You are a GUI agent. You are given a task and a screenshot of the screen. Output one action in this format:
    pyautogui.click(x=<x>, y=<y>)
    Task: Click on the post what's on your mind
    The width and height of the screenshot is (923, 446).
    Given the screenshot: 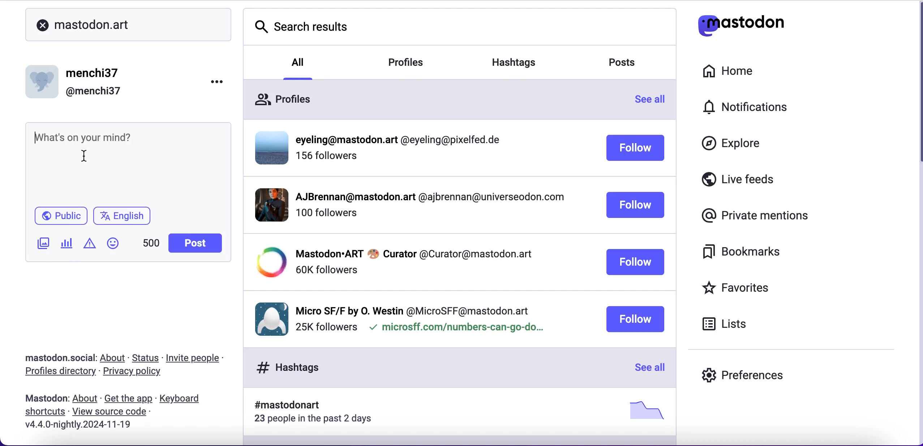 What is the action you would take?
    pyautogui.click(x=99, y=135)
    